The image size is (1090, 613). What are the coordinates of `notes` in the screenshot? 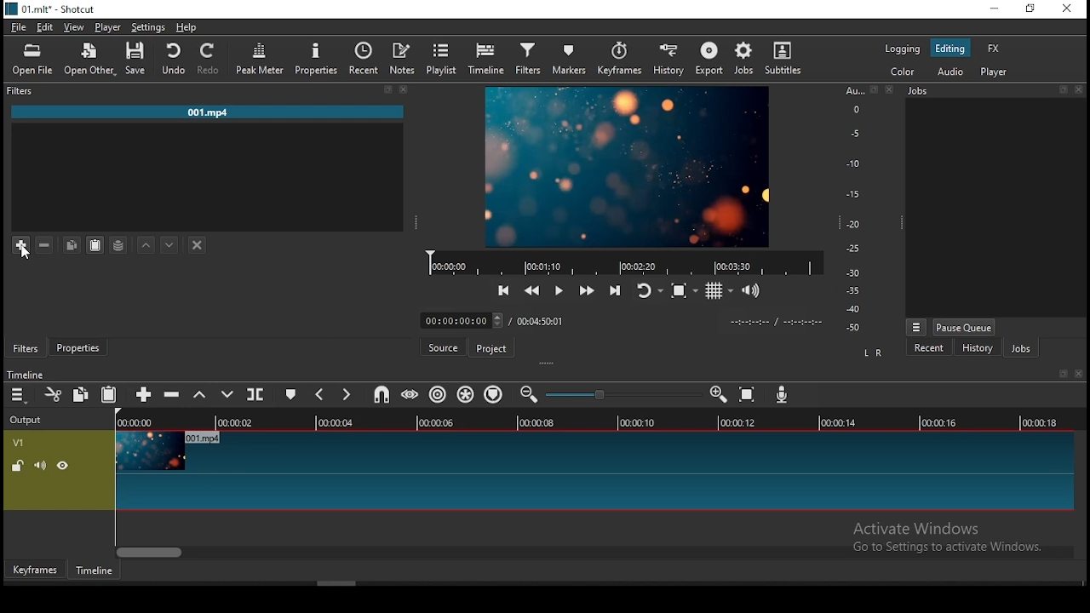 It's located at (402, 58).